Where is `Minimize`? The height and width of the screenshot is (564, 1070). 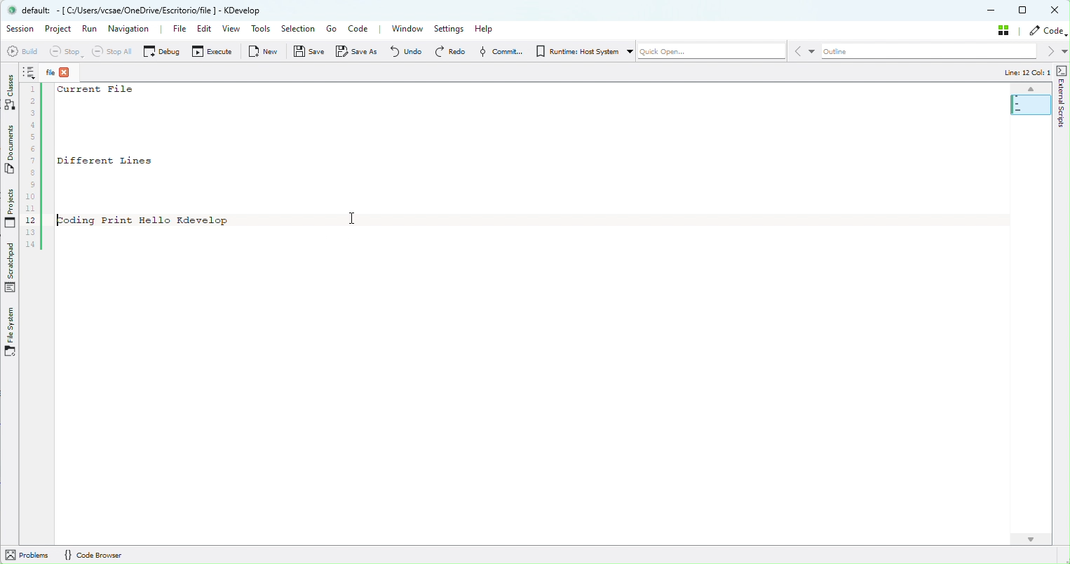 Minimize is located at coordinates (989, 8).